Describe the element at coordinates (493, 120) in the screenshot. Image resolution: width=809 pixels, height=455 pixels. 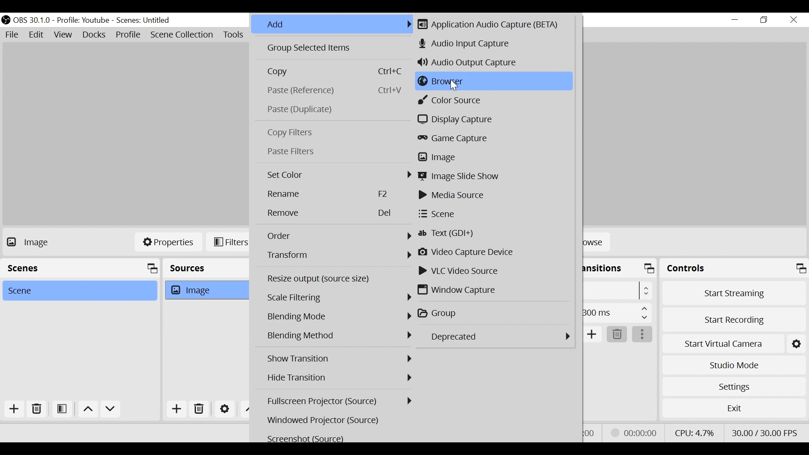
I see `Display Capture` at that location.